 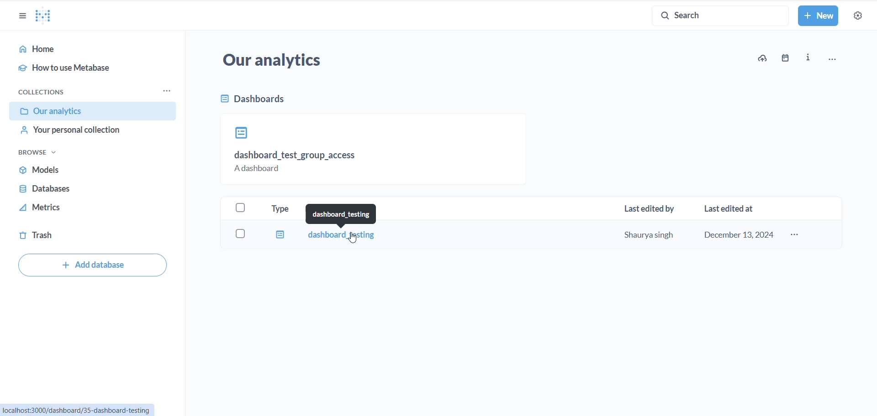 What do you see at coordinates (242, 208) in the screenshot?
I see `checkbox` at bounding box center [242, 208].